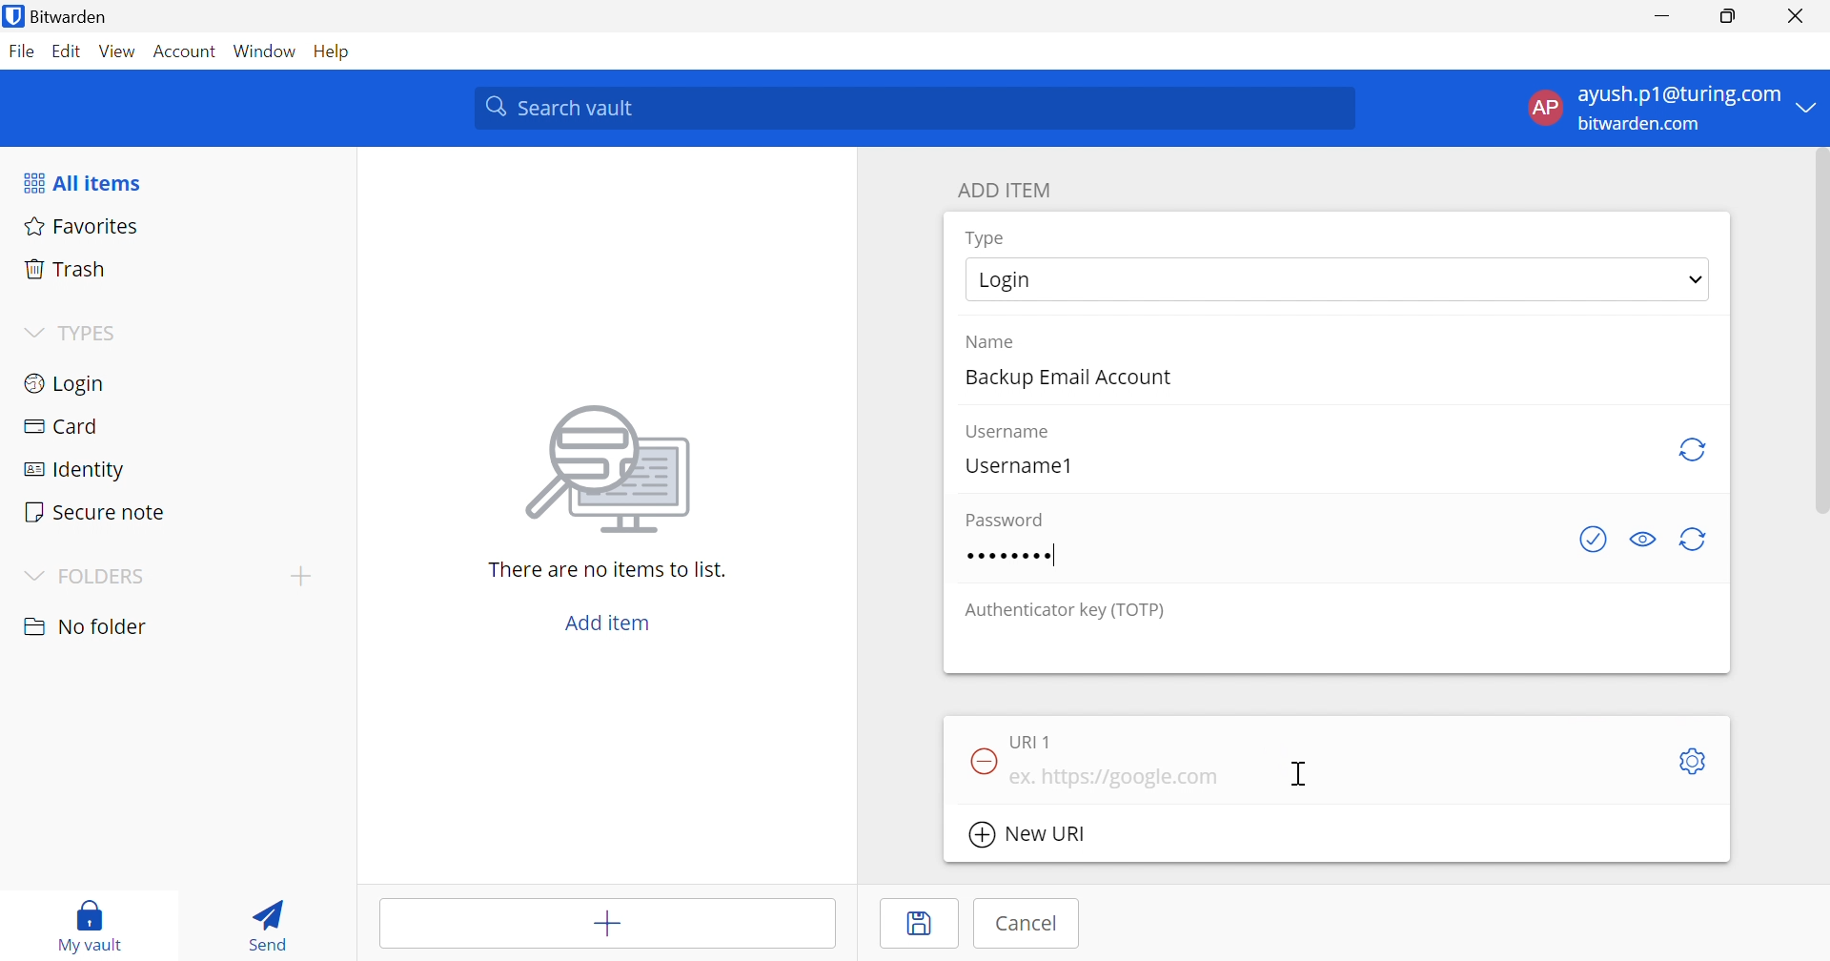  What do you see at coordinates (97, 512) in the screenshot?
I see `Secure notes` at bounding box center [97, 512].